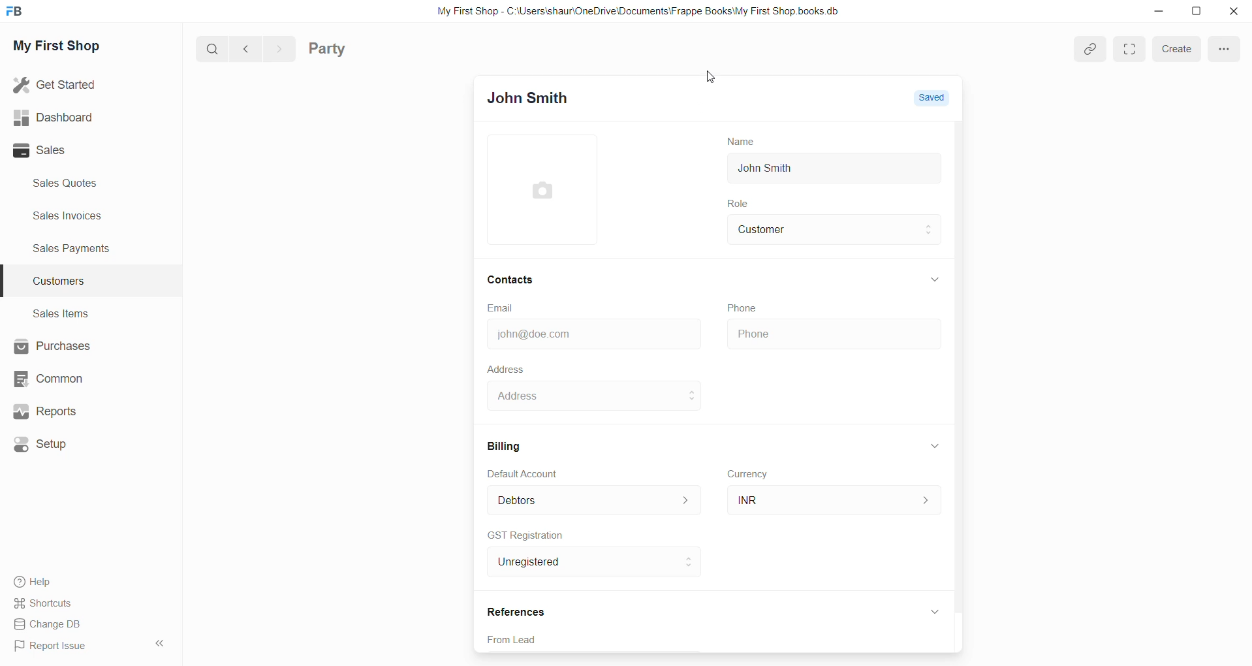 The image size is (1252, 666). I want to click on Reports, so click(44, 411).